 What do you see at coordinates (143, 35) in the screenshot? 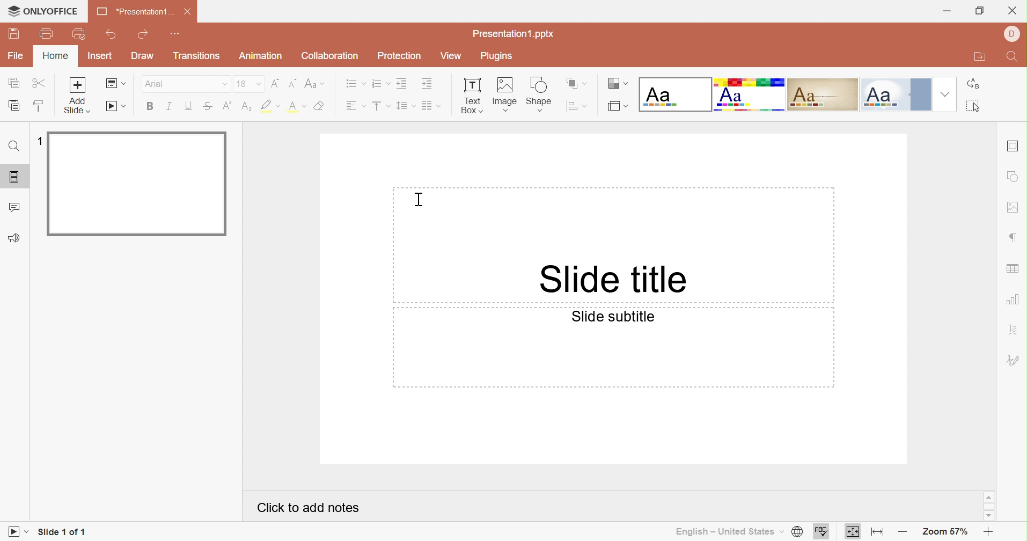
I see `Redo` at bounding box center [143, 35].